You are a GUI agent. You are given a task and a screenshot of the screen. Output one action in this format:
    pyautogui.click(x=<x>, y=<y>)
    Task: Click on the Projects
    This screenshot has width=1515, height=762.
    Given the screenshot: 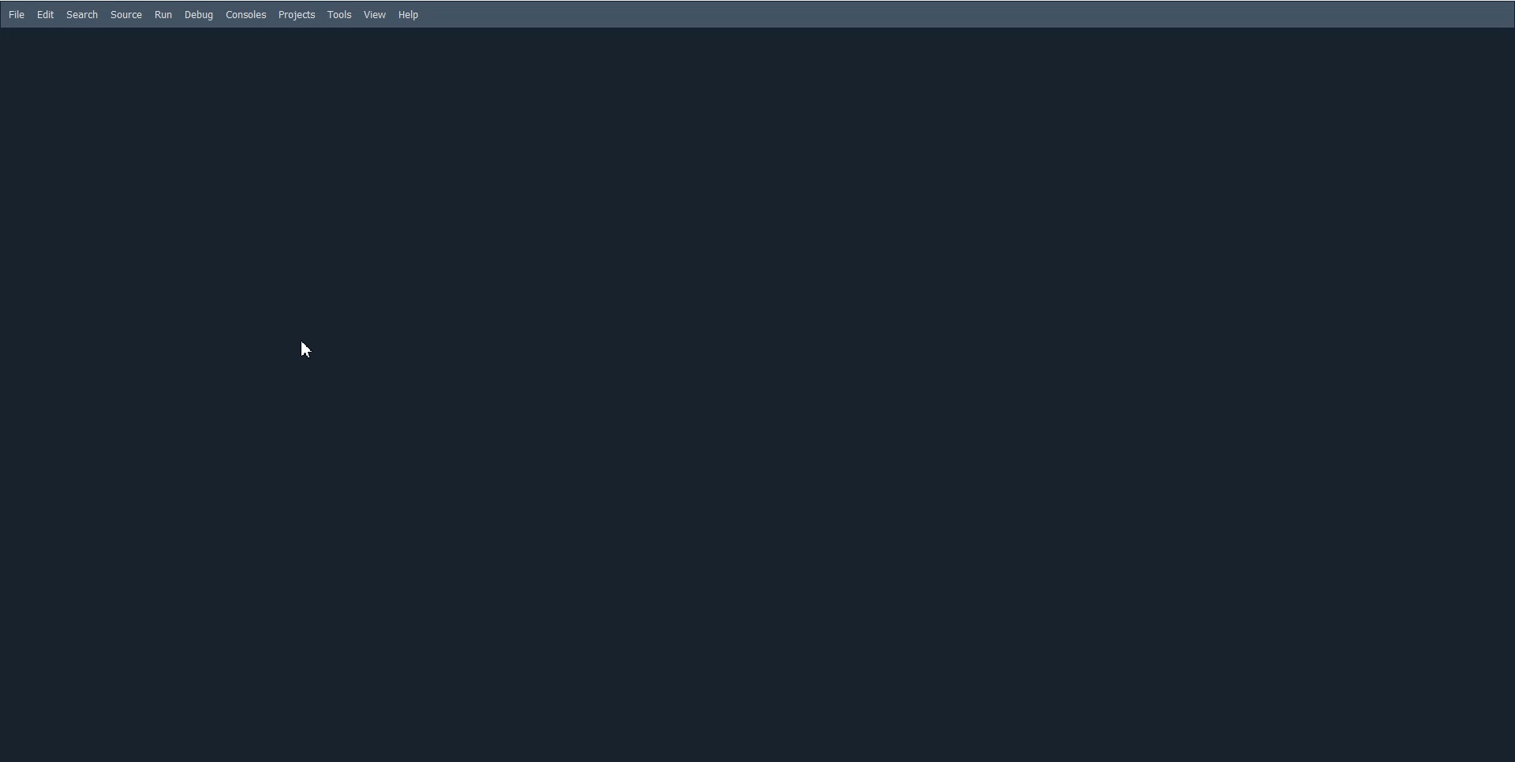 What is the action you would take?
    pyautogui.click(x=297, y=14)
    